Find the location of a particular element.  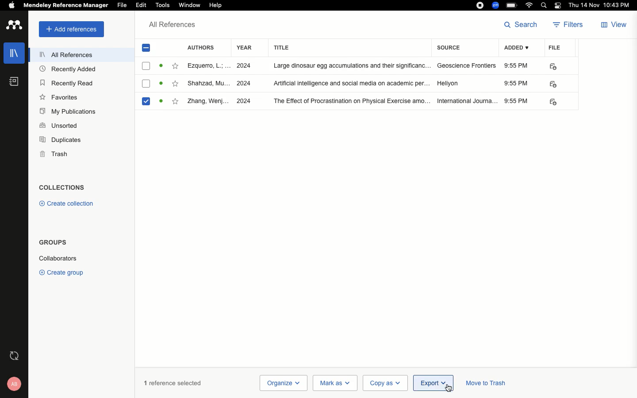

Search is located at coordinates (522, 24).